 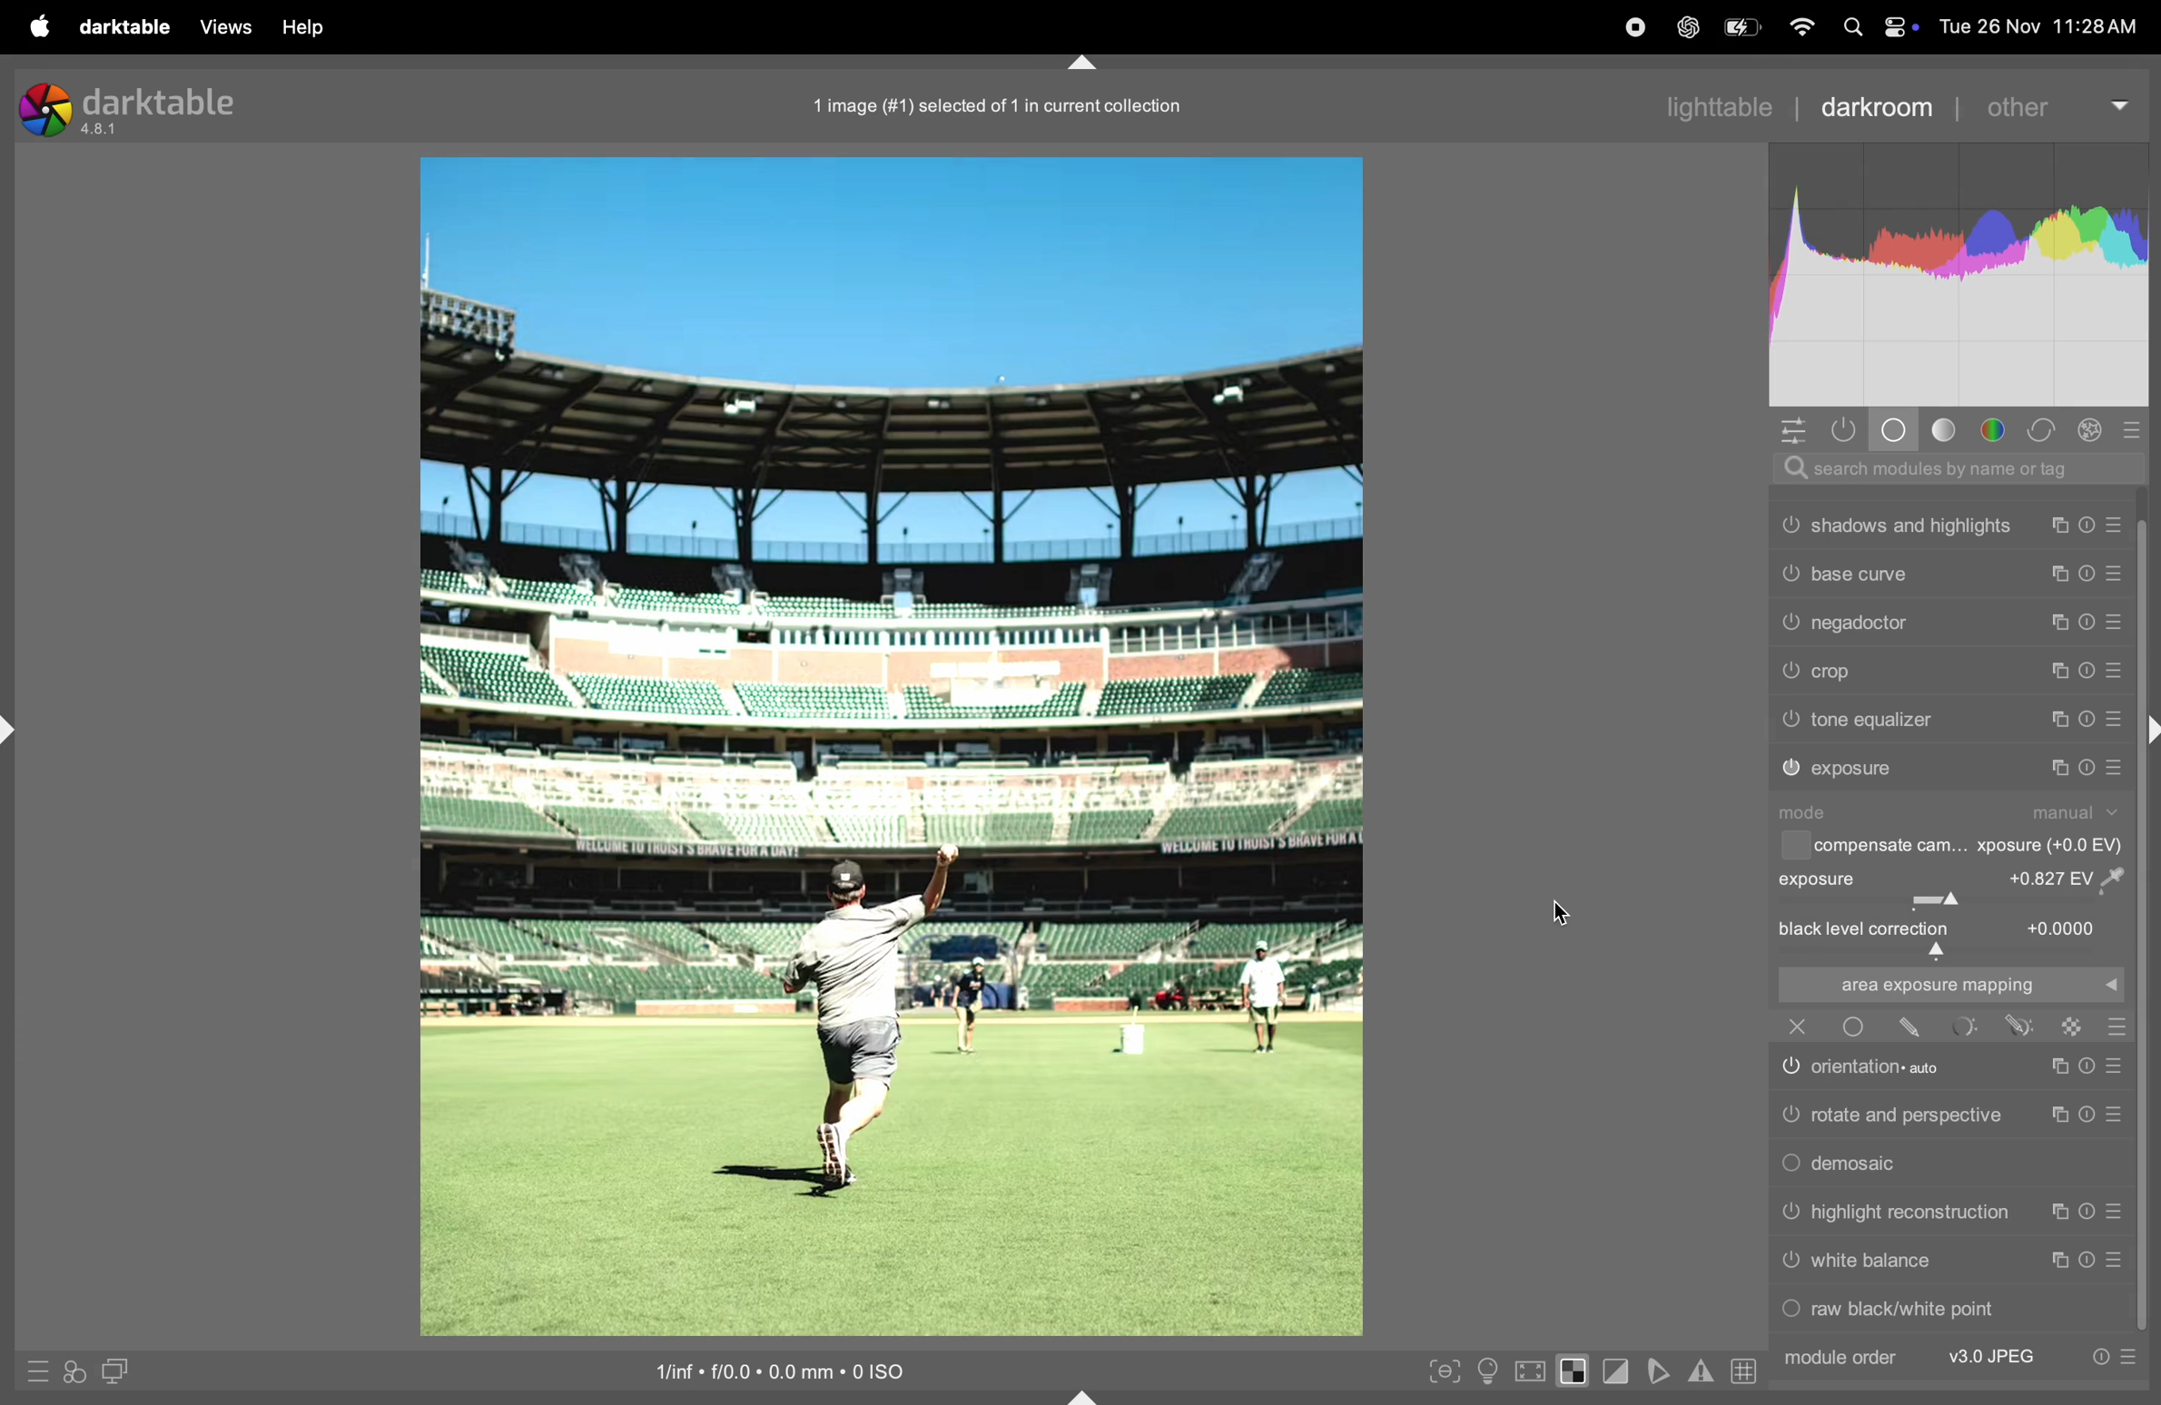 What do you see at coordinates (2117, 623) in the screenshot?
I see `Presets ` at bounding box center [2117, 623].